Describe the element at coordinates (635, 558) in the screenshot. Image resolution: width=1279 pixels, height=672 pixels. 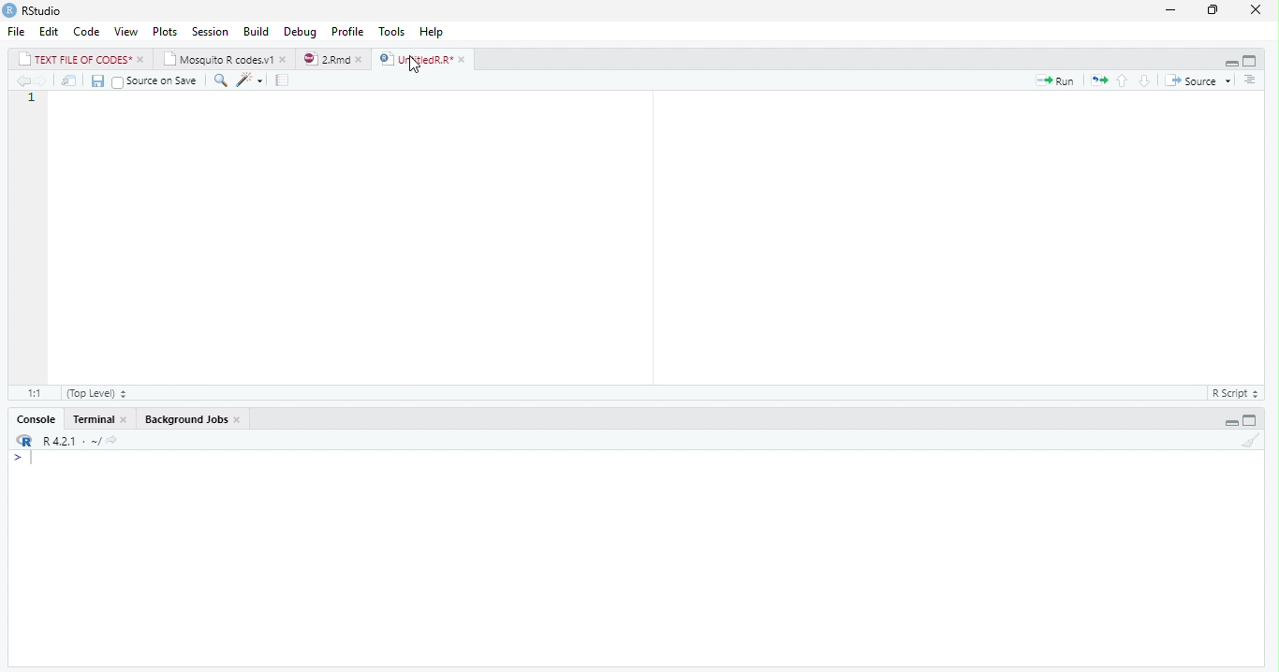
I see `Console` at that location.